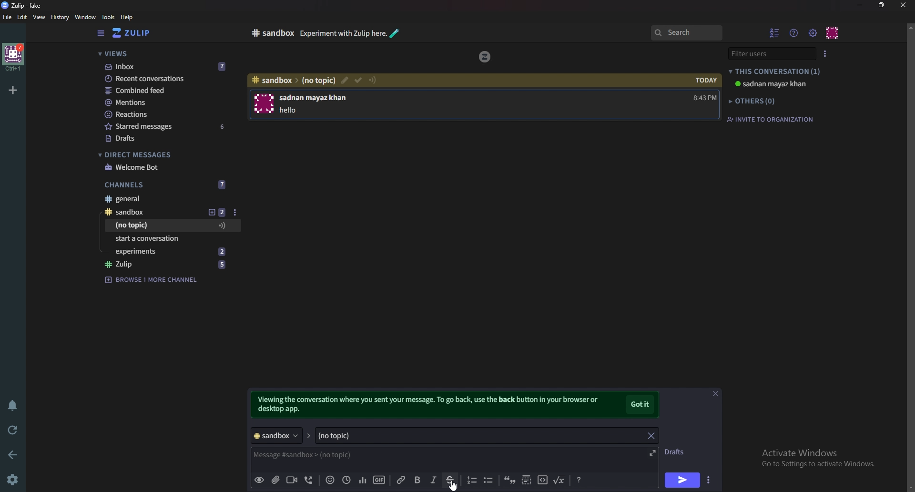 The height and width of the screenshot is (492, 915). I want to click on Bold, so click(416, 481).